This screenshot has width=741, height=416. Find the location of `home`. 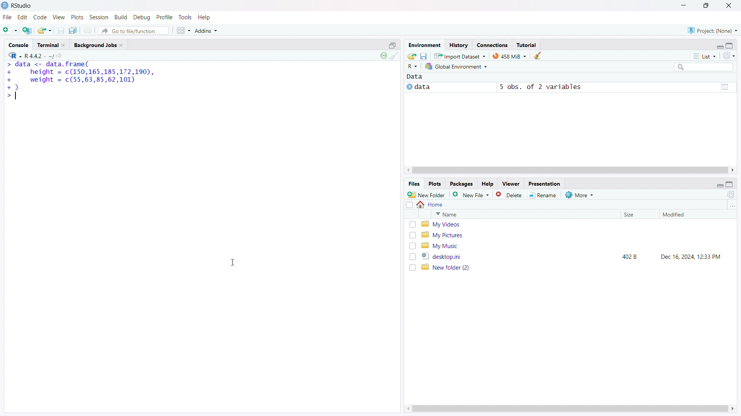

home is located at coordinates (431, 205).